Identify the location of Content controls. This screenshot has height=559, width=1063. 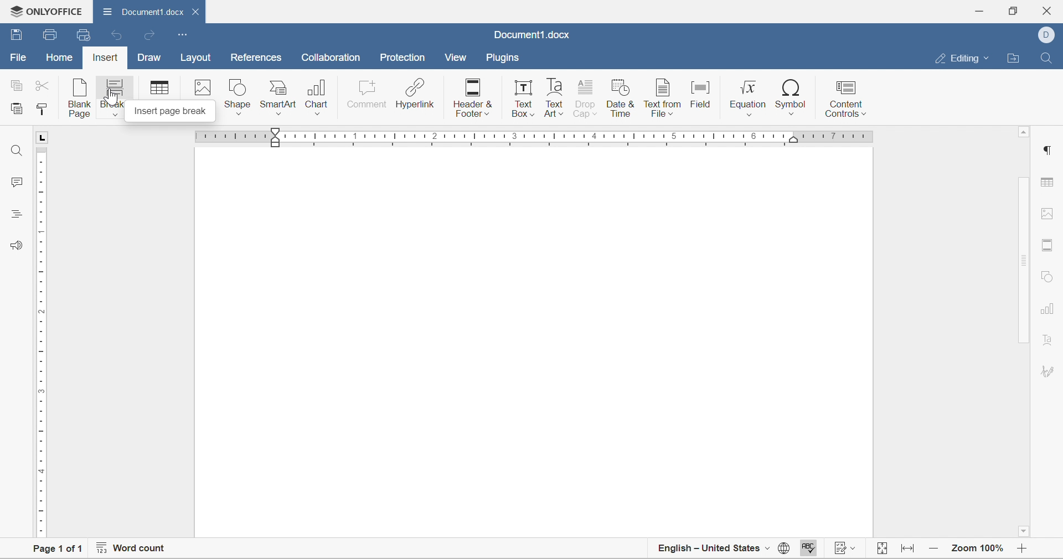
(844, 97).